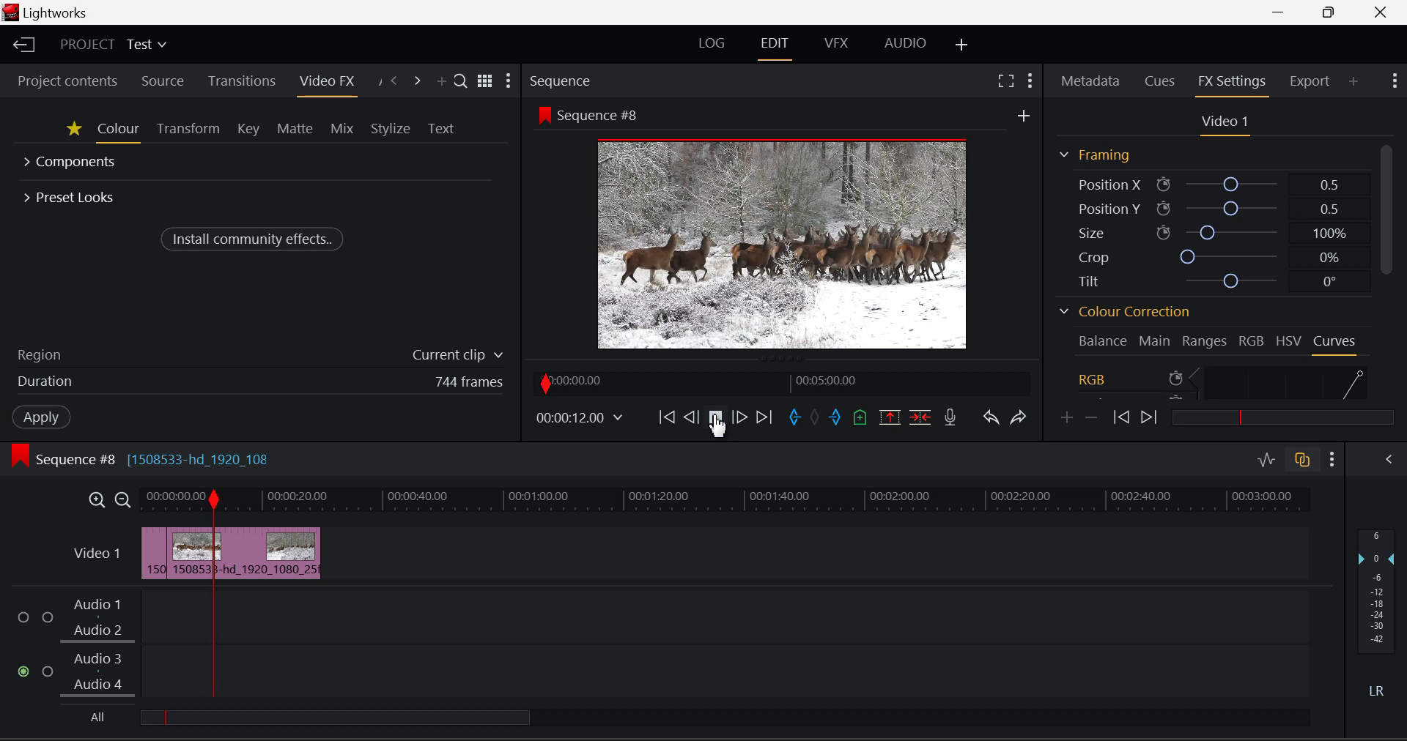 The image size is (1407, 741). I want to click on Show Settings, so click(1033, 80).